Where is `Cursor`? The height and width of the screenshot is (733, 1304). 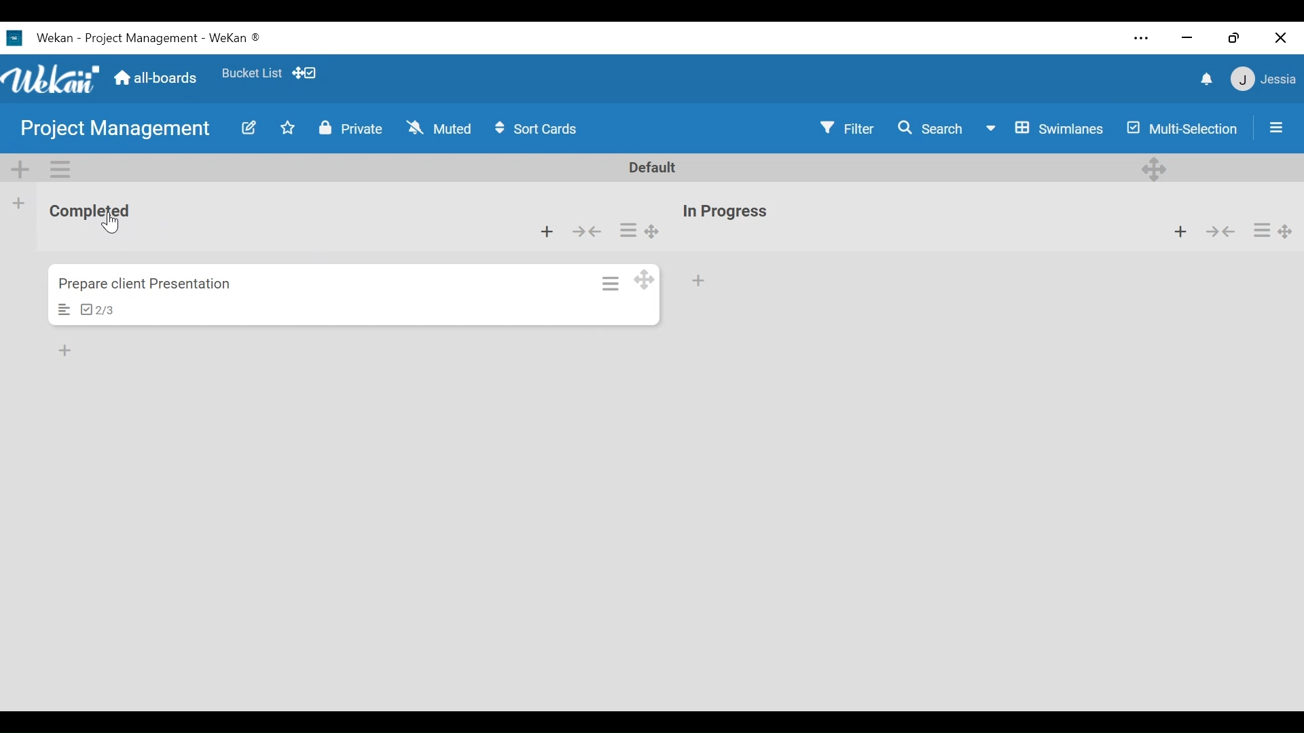
Cursor is located at coordinates (113, 225).